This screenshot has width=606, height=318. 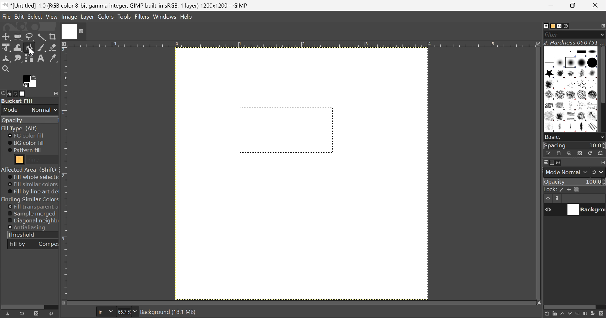 What do you see at coordinates (303, 44) in the screenshot?
I see `2` at bounding box center [303, 44].